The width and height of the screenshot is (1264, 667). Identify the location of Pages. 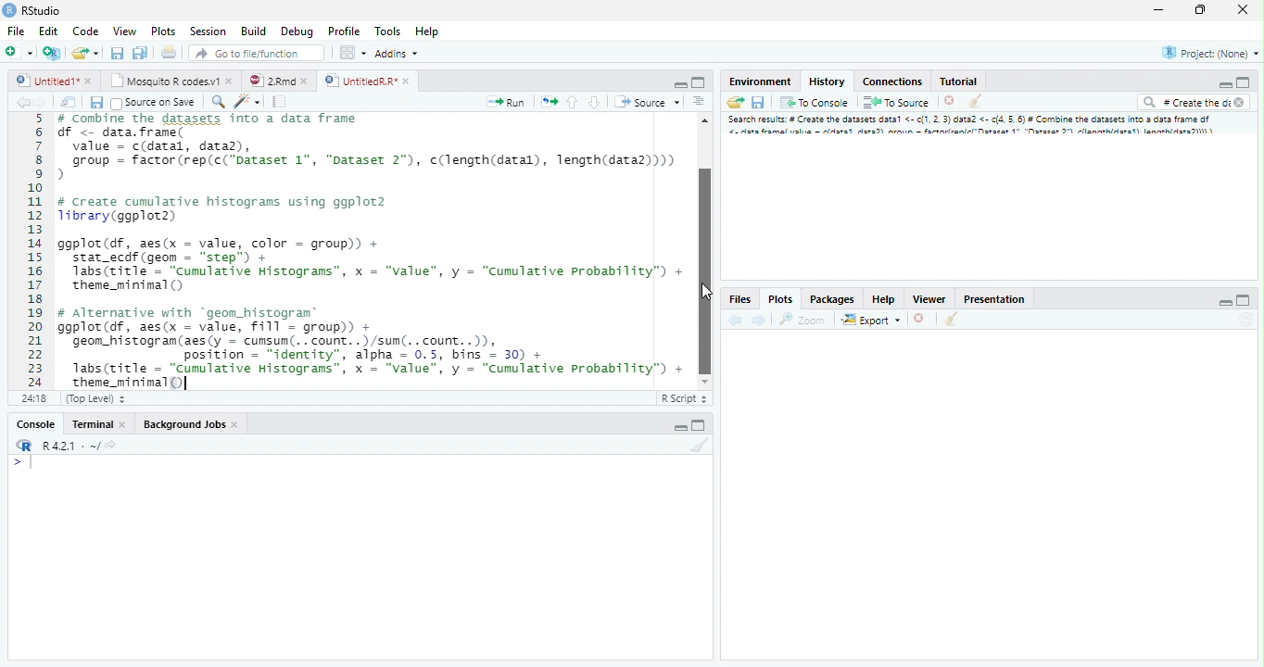
(278, 103).